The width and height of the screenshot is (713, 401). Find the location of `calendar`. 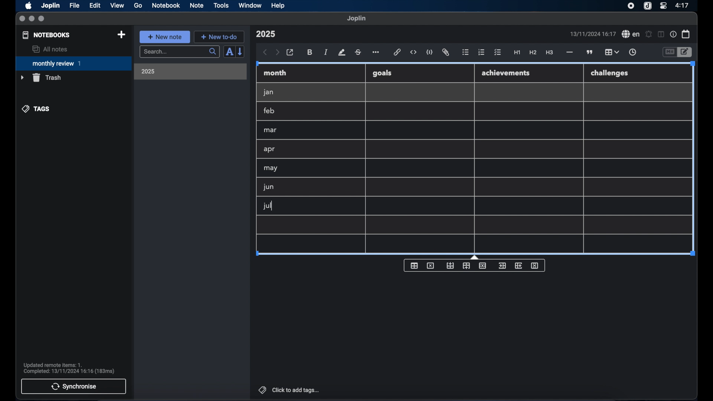

calendar is located at coordinates (686, 34).